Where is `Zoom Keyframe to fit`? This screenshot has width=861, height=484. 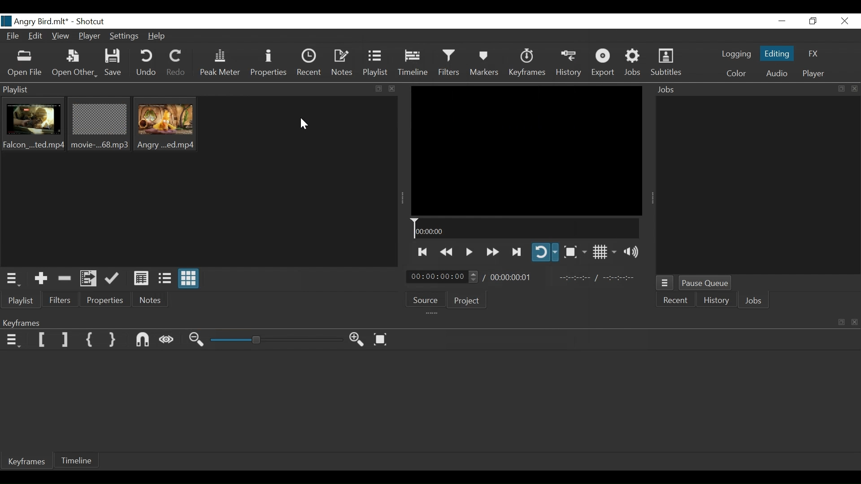 Zoom Keyframe to fit is located at coordinates (384, 340).